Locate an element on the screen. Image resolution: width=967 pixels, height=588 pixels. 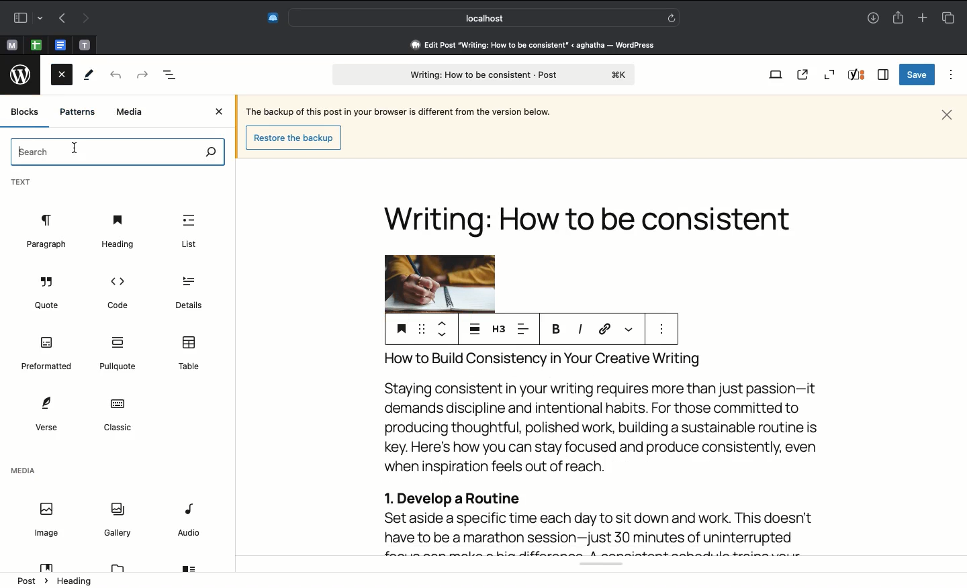
Document overview is located at coordinates (171, 75).